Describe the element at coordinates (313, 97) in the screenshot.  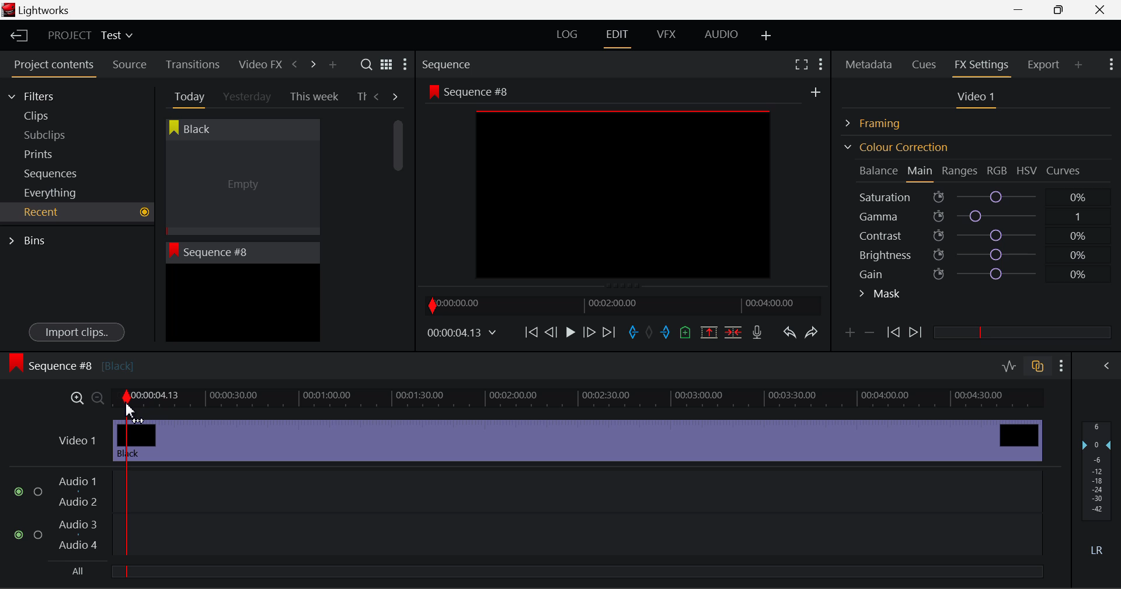
I see `This week Tab` at that location.